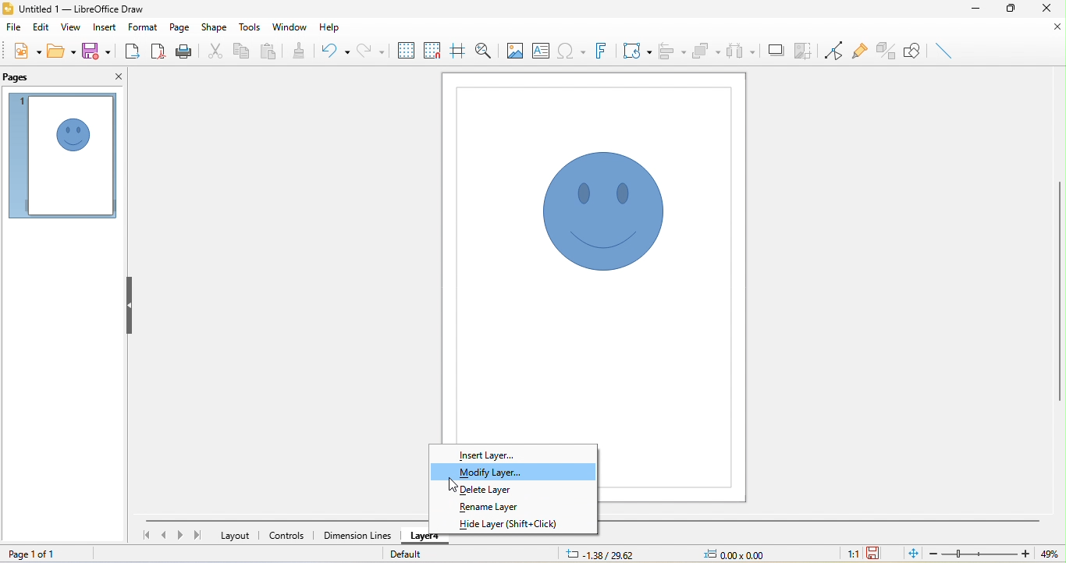 This screenshot has height=563, width=1066. Describe the element at coordinates (62, 156) in the screenshot. I see `page 1` at that location.